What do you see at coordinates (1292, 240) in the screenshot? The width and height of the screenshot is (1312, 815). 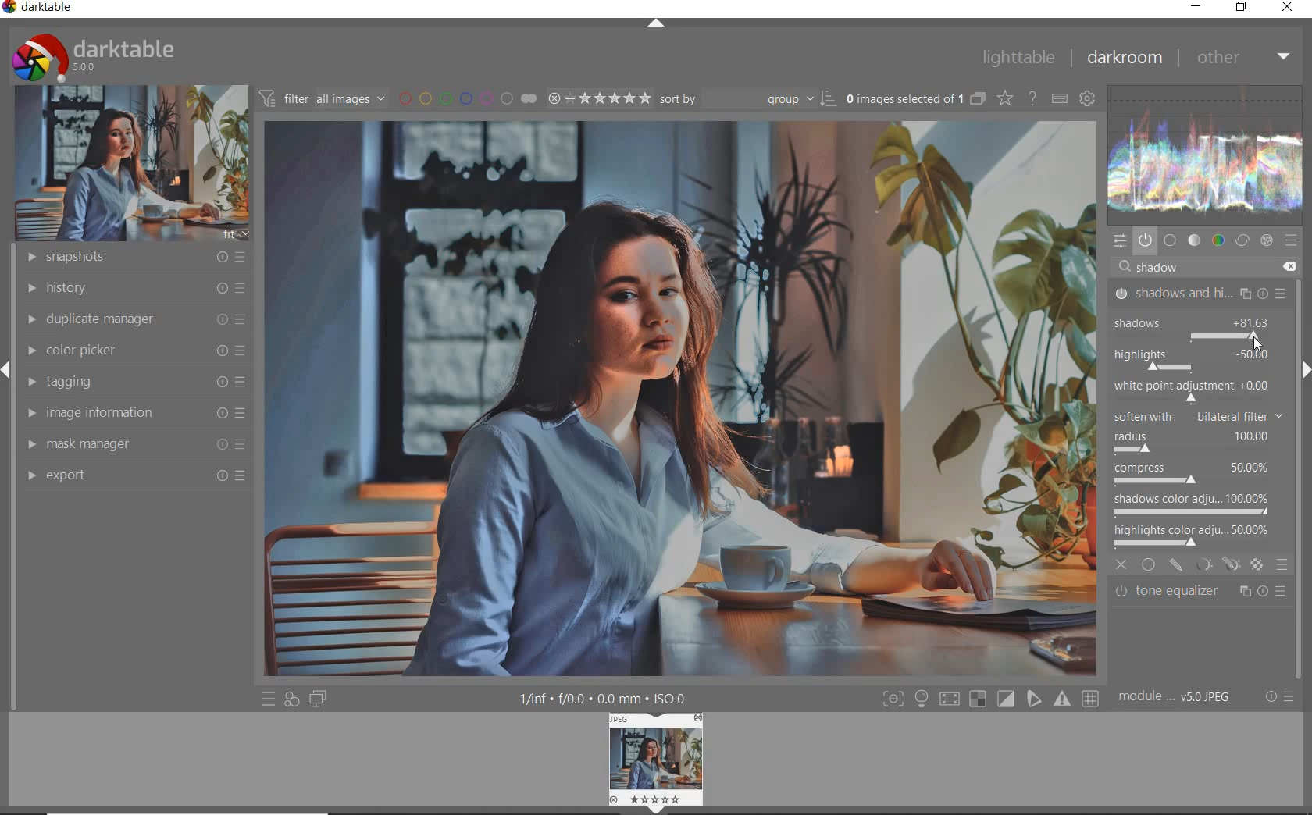 I see `presets` at bounding box center [1292, 240].